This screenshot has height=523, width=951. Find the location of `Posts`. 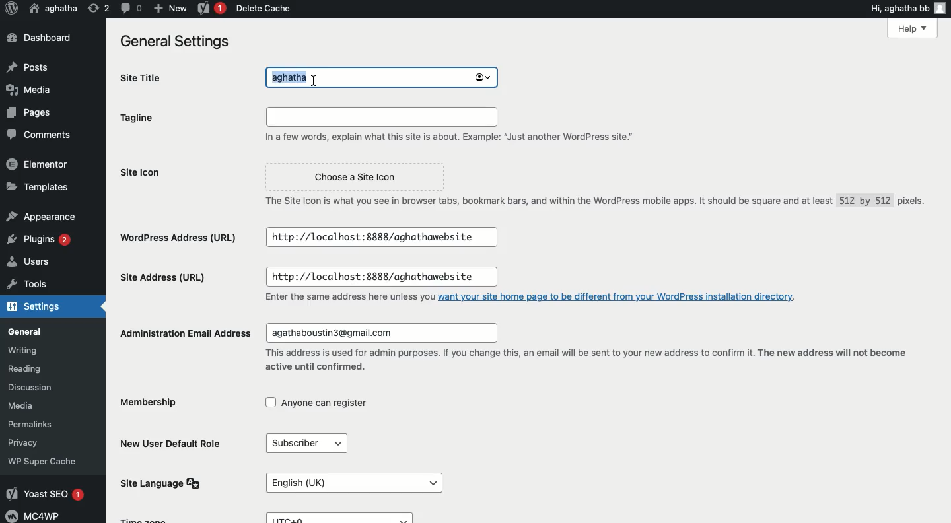

Posts is located at coordinates (28, 67).